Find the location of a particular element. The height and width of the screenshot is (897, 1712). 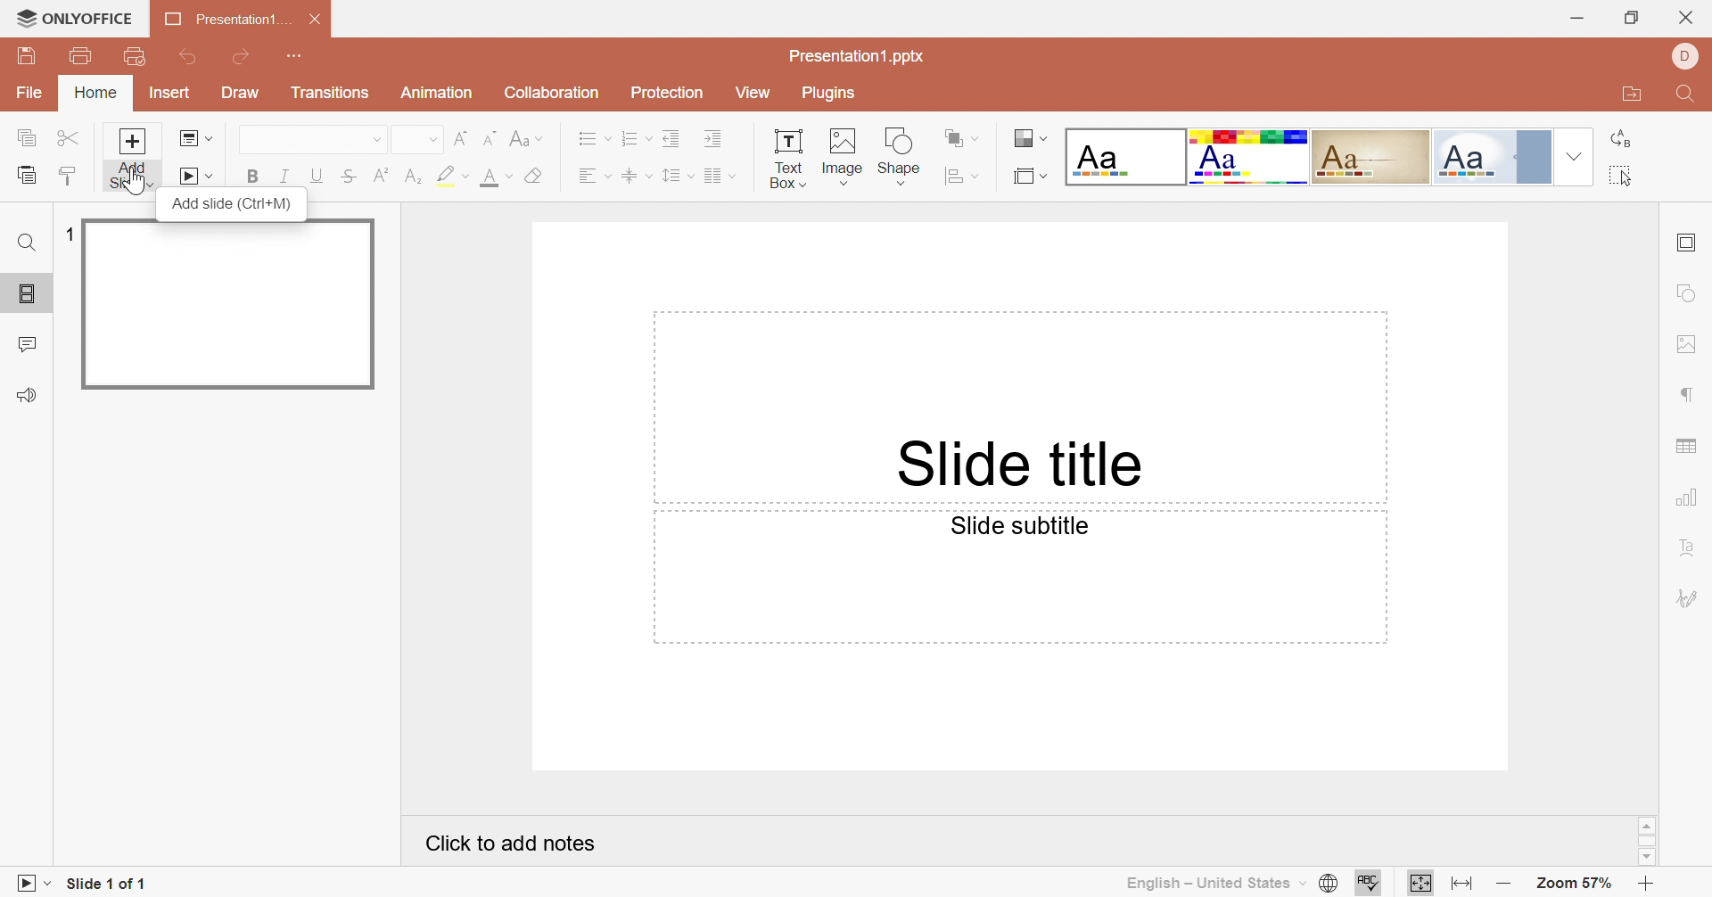

Superscript is located at coordinates (380, 176).